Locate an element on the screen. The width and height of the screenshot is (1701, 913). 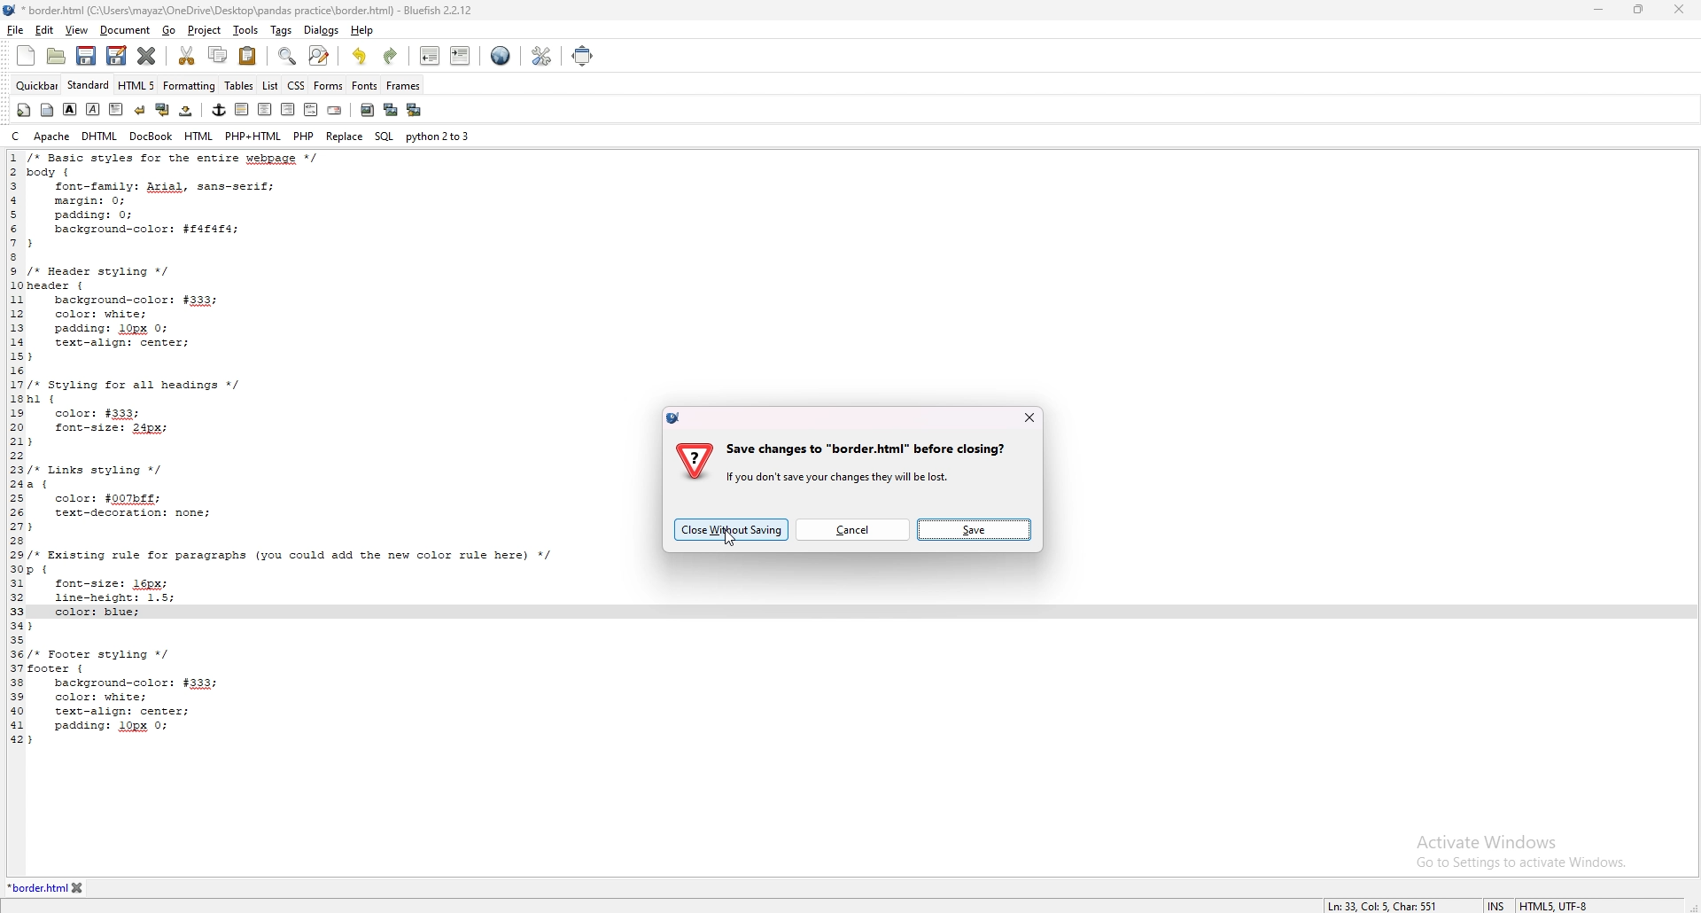
insert thumbnail is located at coordinates (391, 110).